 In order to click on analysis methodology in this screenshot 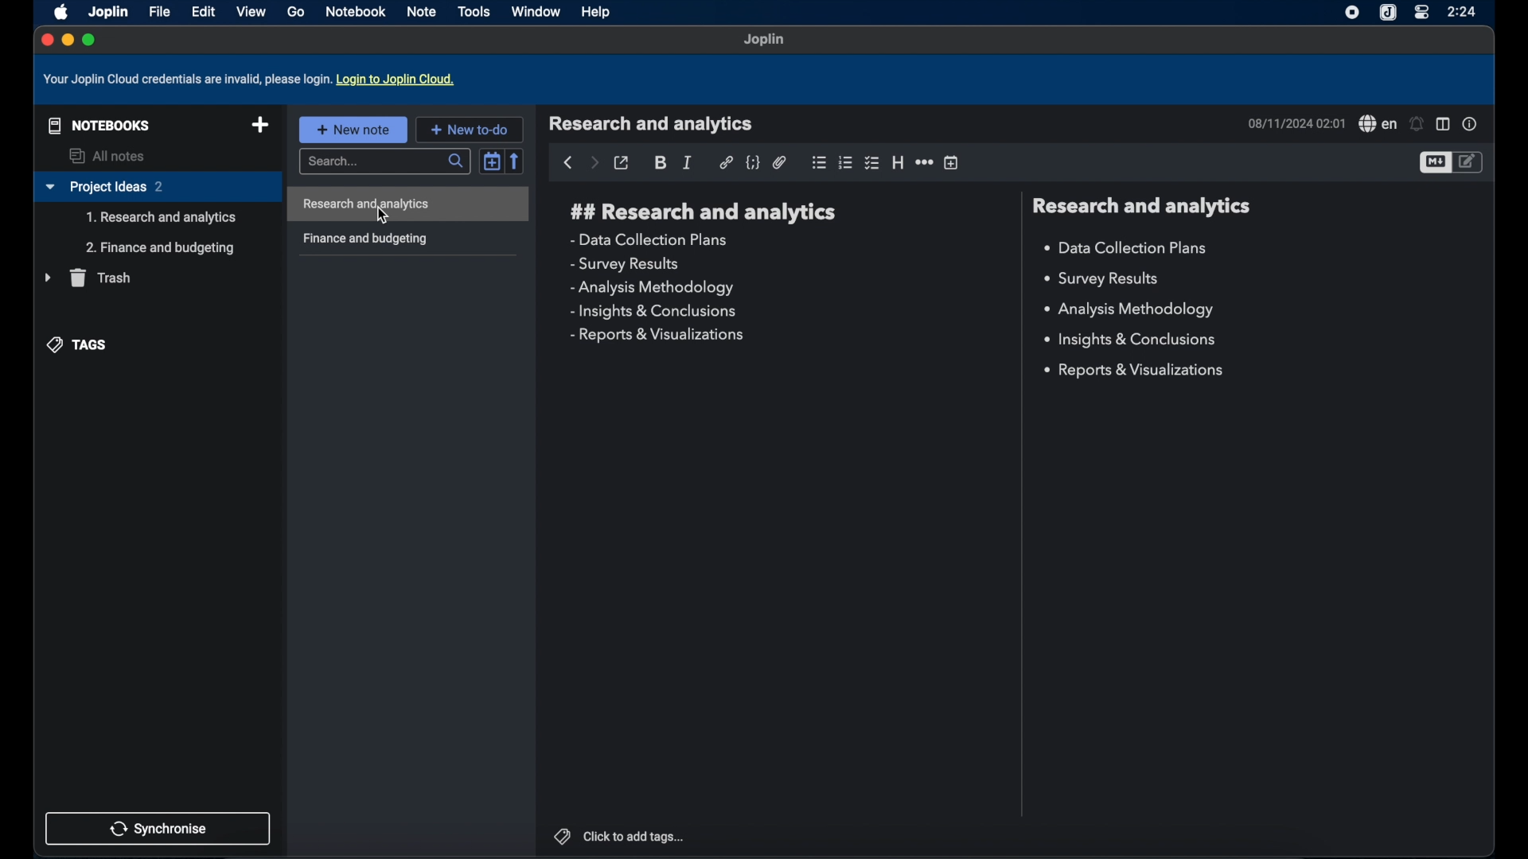, I will do `click(651, 288)`.